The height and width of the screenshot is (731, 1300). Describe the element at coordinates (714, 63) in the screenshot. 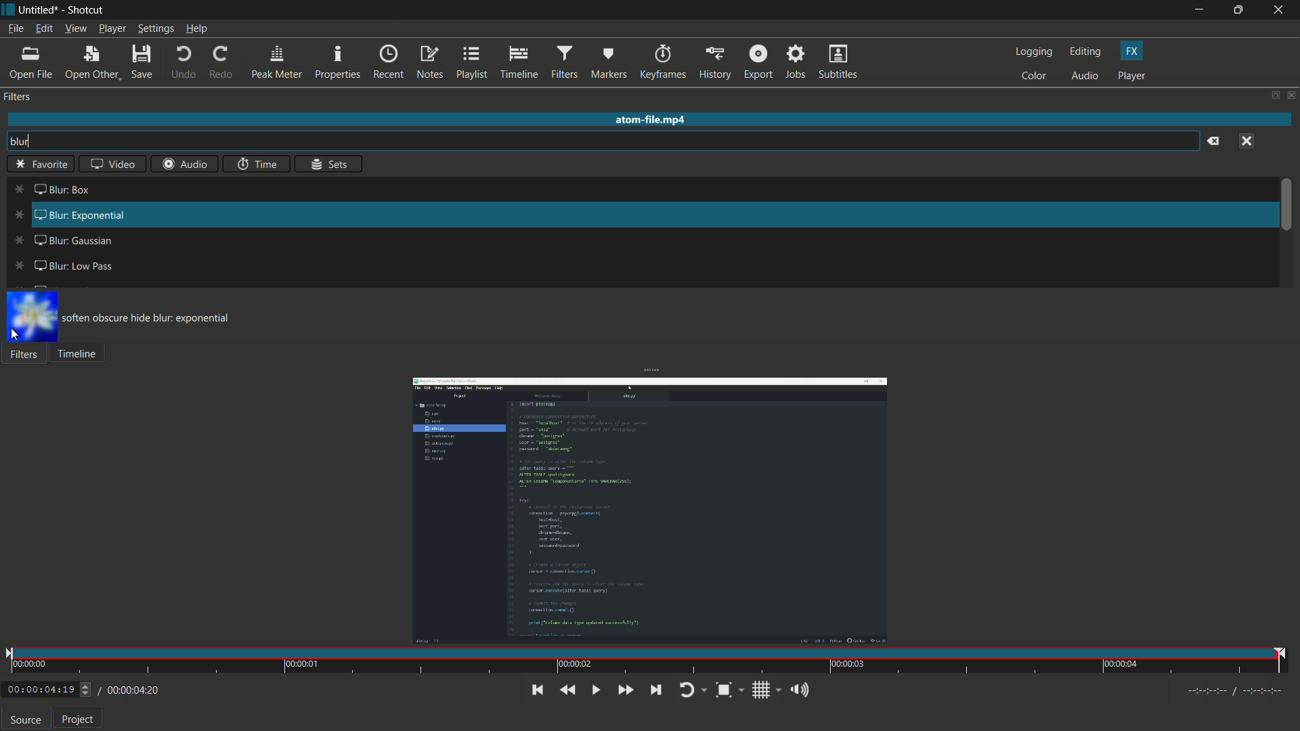

I see `history` at that location.